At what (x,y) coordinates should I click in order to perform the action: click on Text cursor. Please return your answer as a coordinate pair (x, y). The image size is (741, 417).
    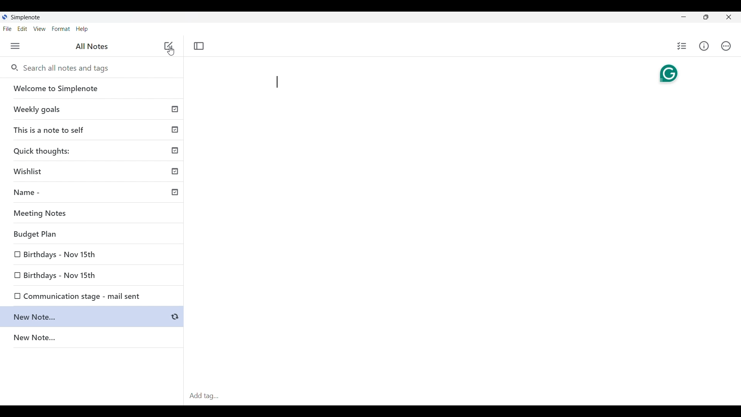
    Looking at the image, I should click on (278, 82).